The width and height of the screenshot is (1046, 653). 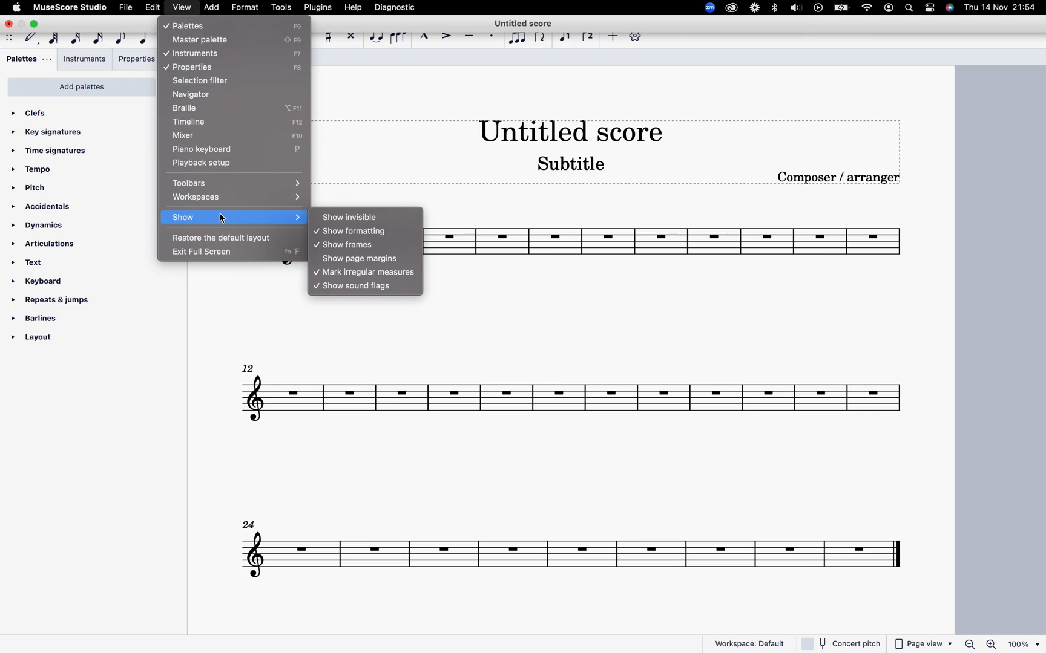 I want to click on settings, so click(x=929, y=7).